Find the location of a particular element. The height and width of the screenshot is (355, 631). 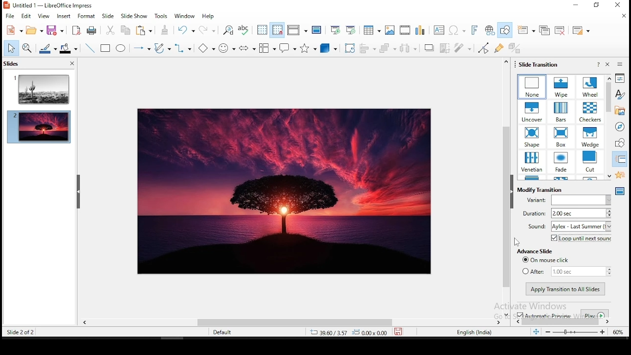

toggle point edit mode is located at coordinates (484, 48).